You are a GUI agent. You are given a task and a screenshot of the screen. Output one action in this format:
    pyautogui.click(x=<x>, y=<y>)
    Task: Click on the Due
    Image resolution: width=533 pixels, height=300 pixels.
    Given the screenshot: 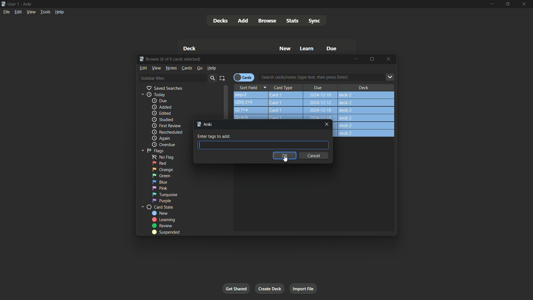 What is the action you would take?
    pyautogui.click(x=318, y=87)
    